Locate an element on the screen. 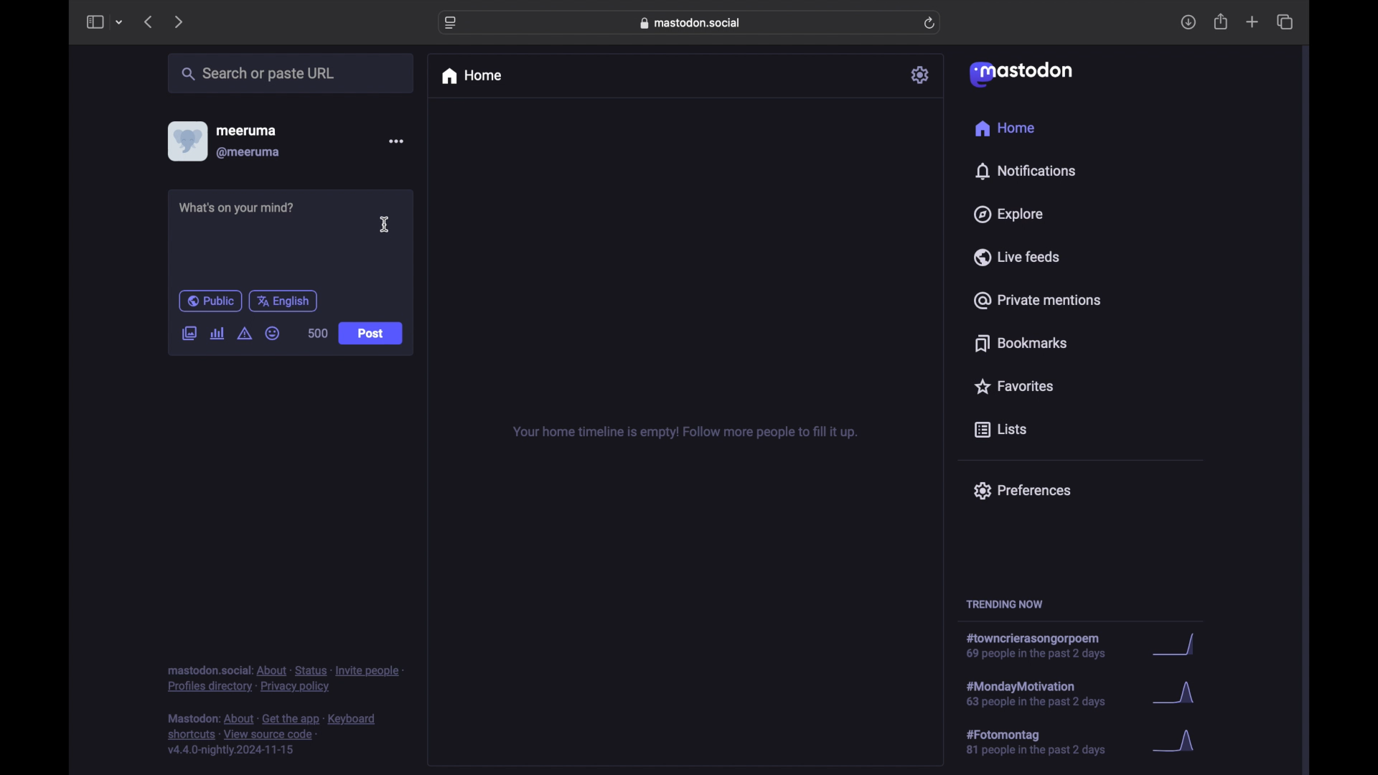 The height and width of the screenshot is (775, 1378). sidebar is located at coordinates (94, 22).